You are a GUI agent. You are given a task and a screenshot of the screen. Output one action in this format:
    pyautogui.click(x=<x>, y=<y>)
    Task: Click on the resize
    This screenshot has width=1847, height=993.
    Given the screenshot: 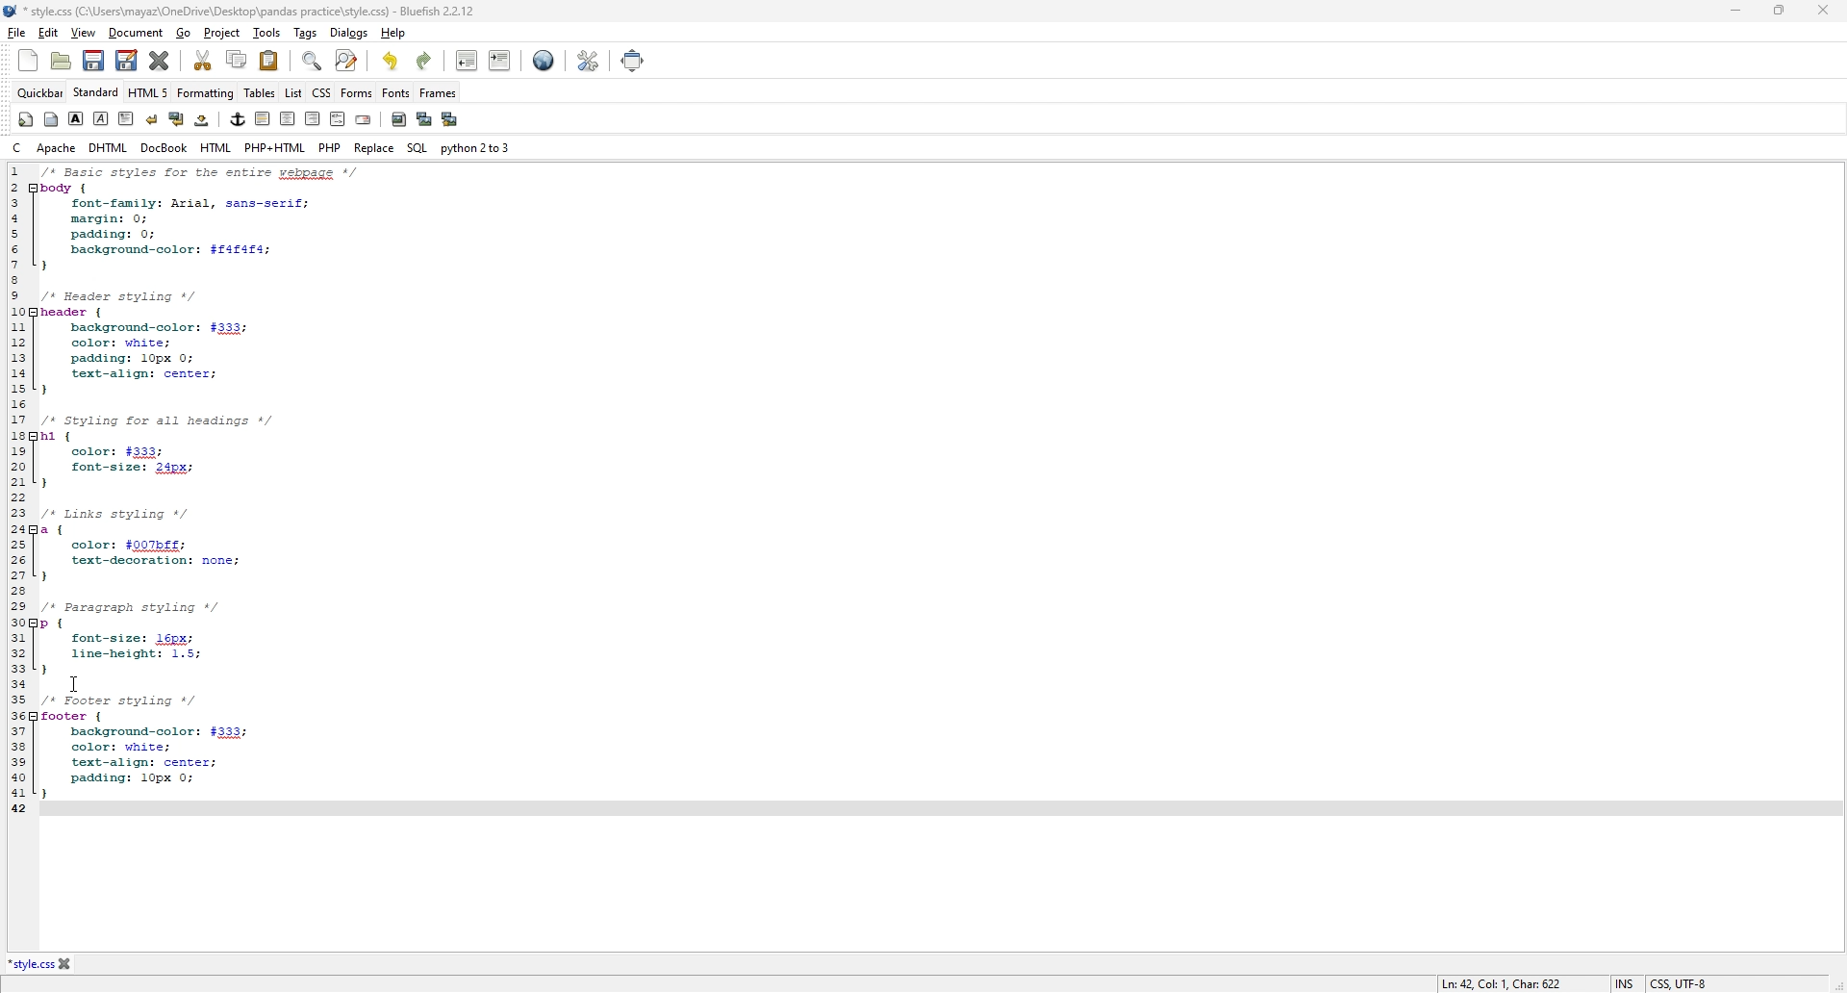 What is the action you would take?
    pyautogui.click(x=1778, y=11)
    